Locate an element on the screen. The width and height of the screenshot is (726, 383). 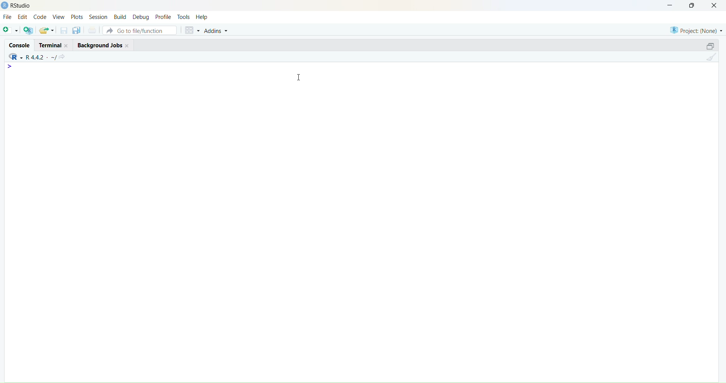
Close is located at coordinates (716, 8).